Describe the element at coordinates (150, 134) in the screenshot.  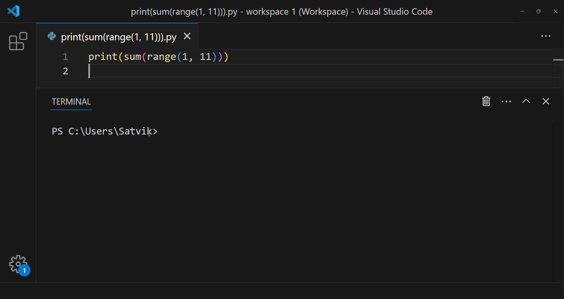
I see `cursor` at that location.